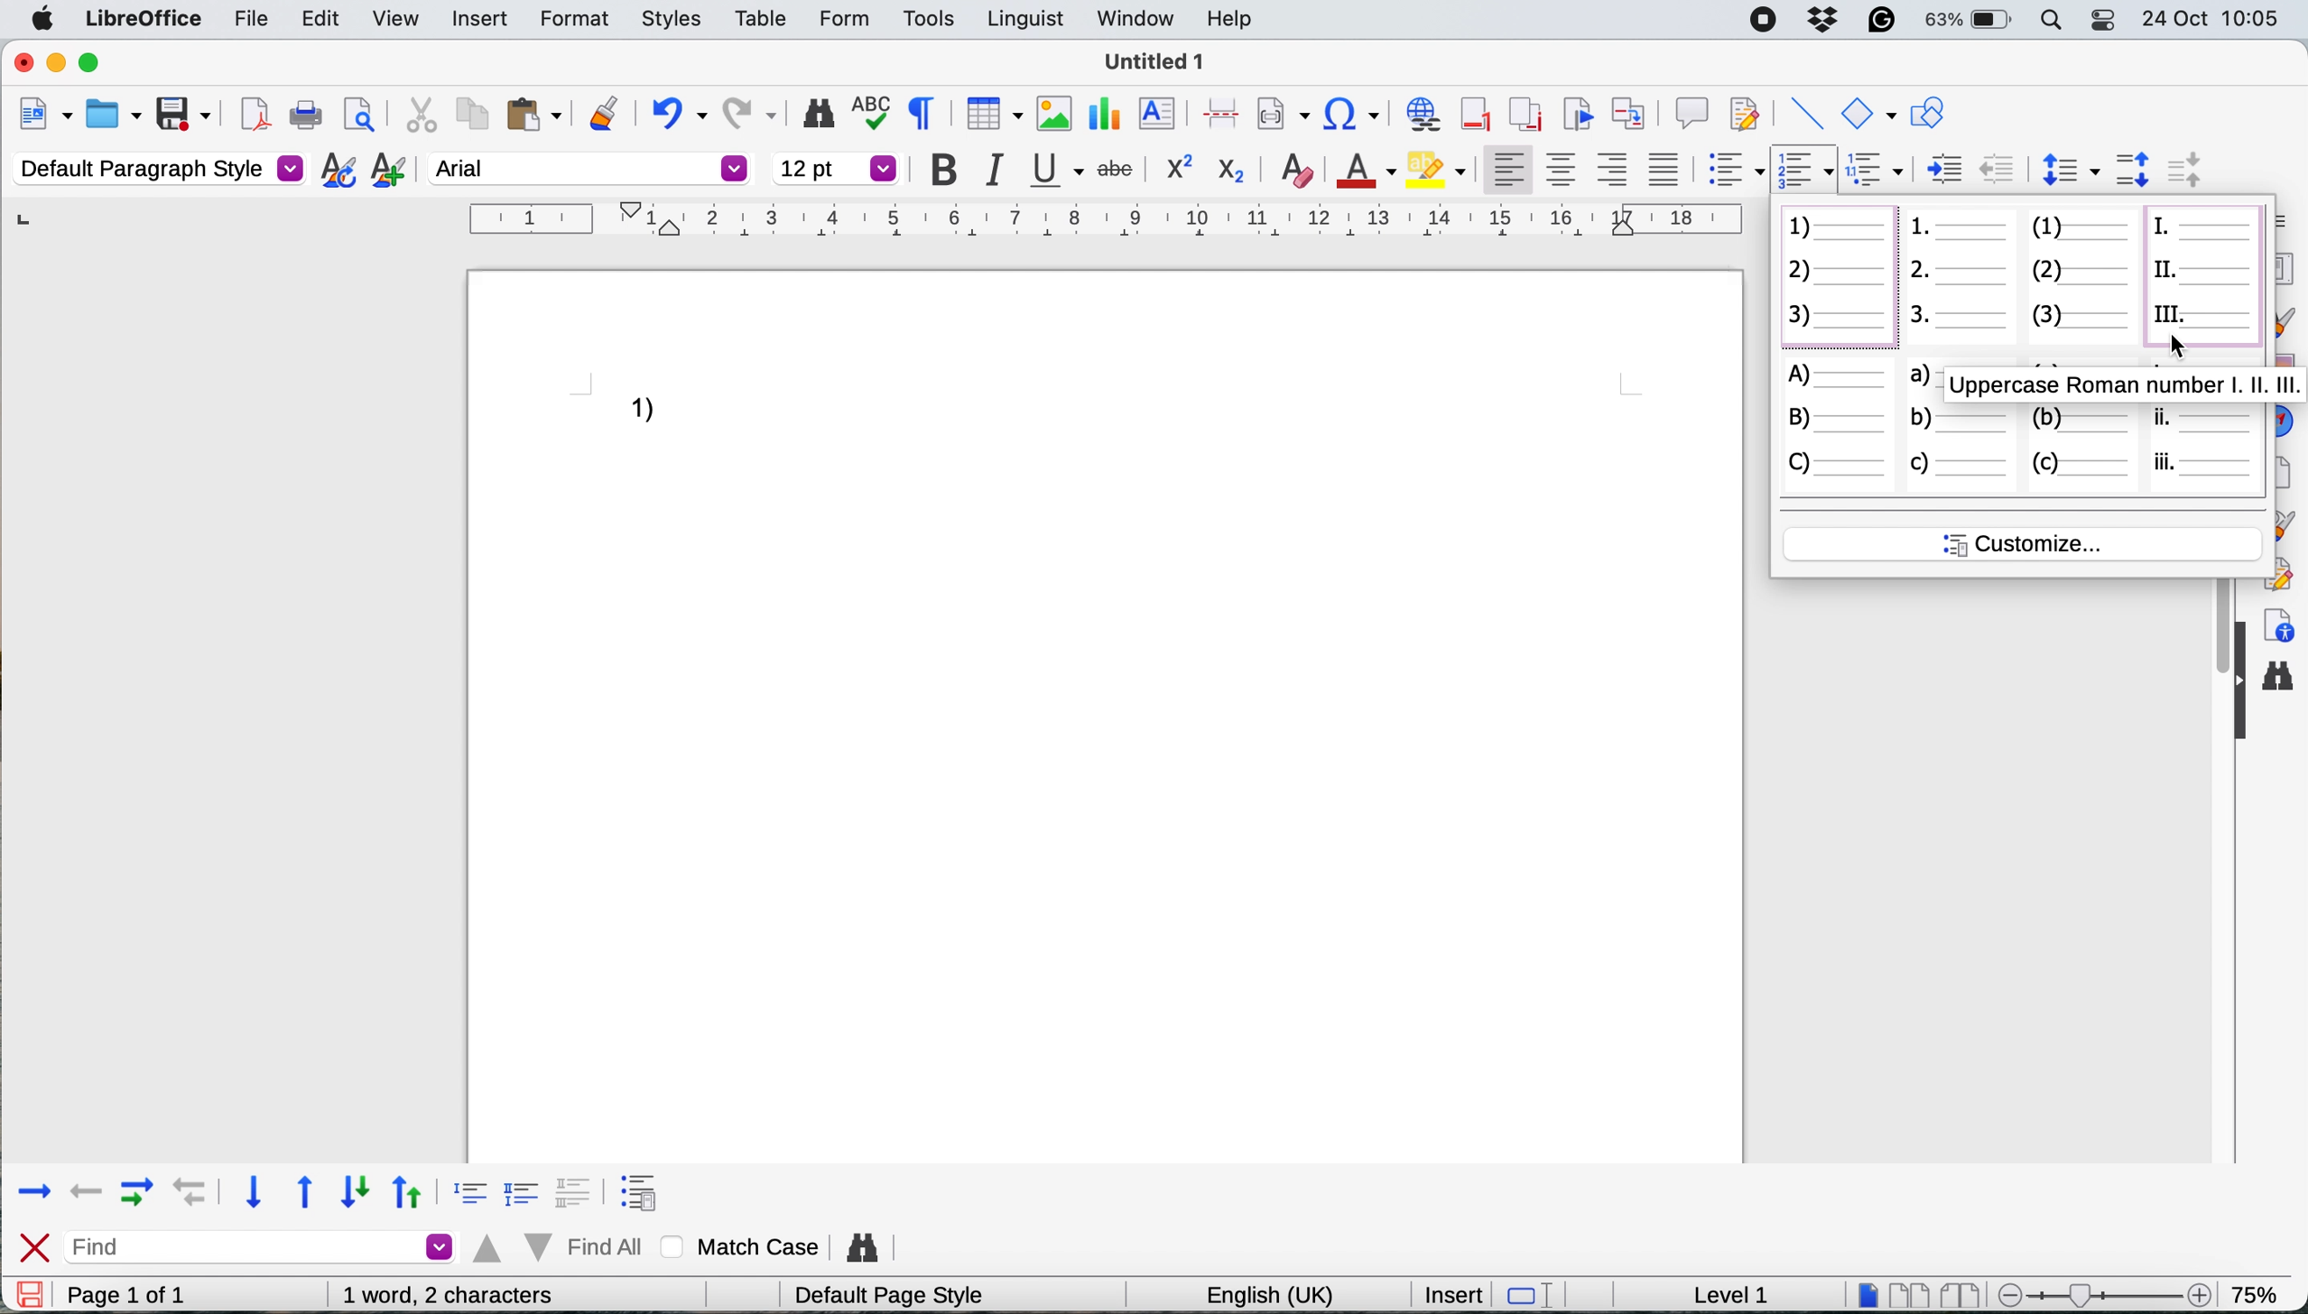 The image size is (2308, 1314). I want to click on save, so click(28, 1294).